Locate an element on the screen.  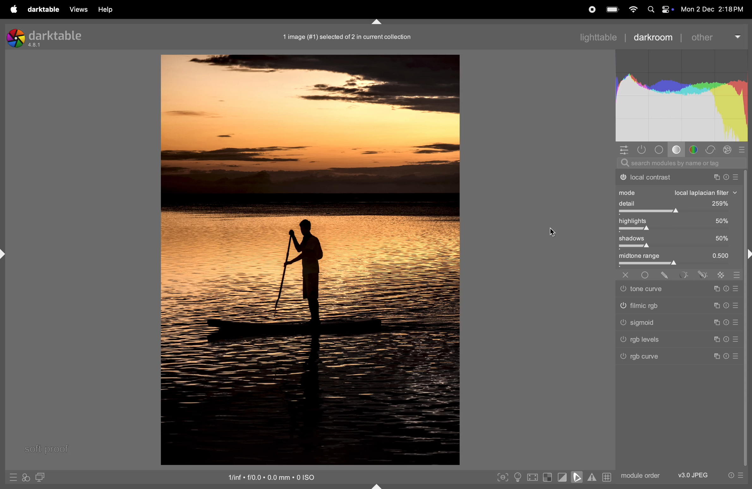
sign  is located at coordinates (716, 338).